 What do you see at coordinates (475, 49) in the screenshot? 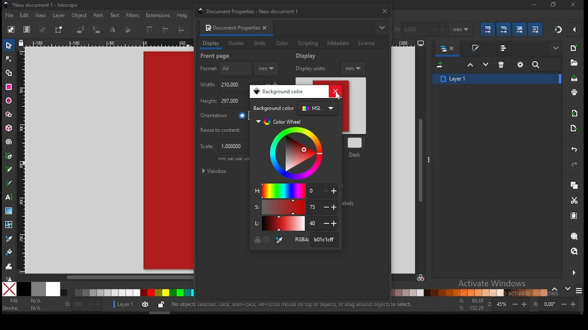
I see `stroke and fill` at bounding box center [475, 49].